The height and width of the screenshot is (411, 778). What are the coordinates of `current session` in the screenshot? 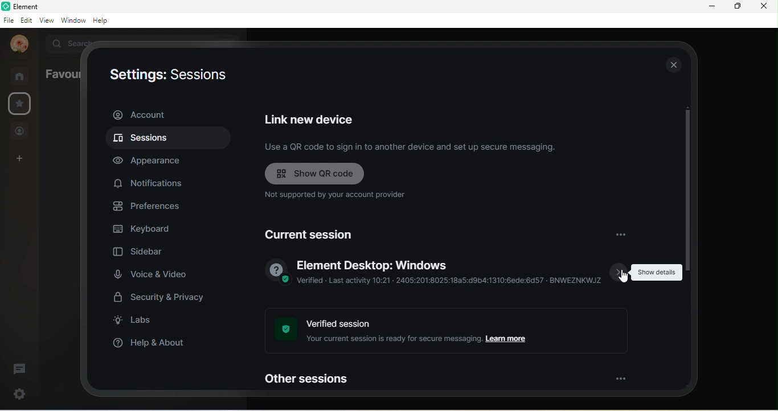 It's located at (313, 236).